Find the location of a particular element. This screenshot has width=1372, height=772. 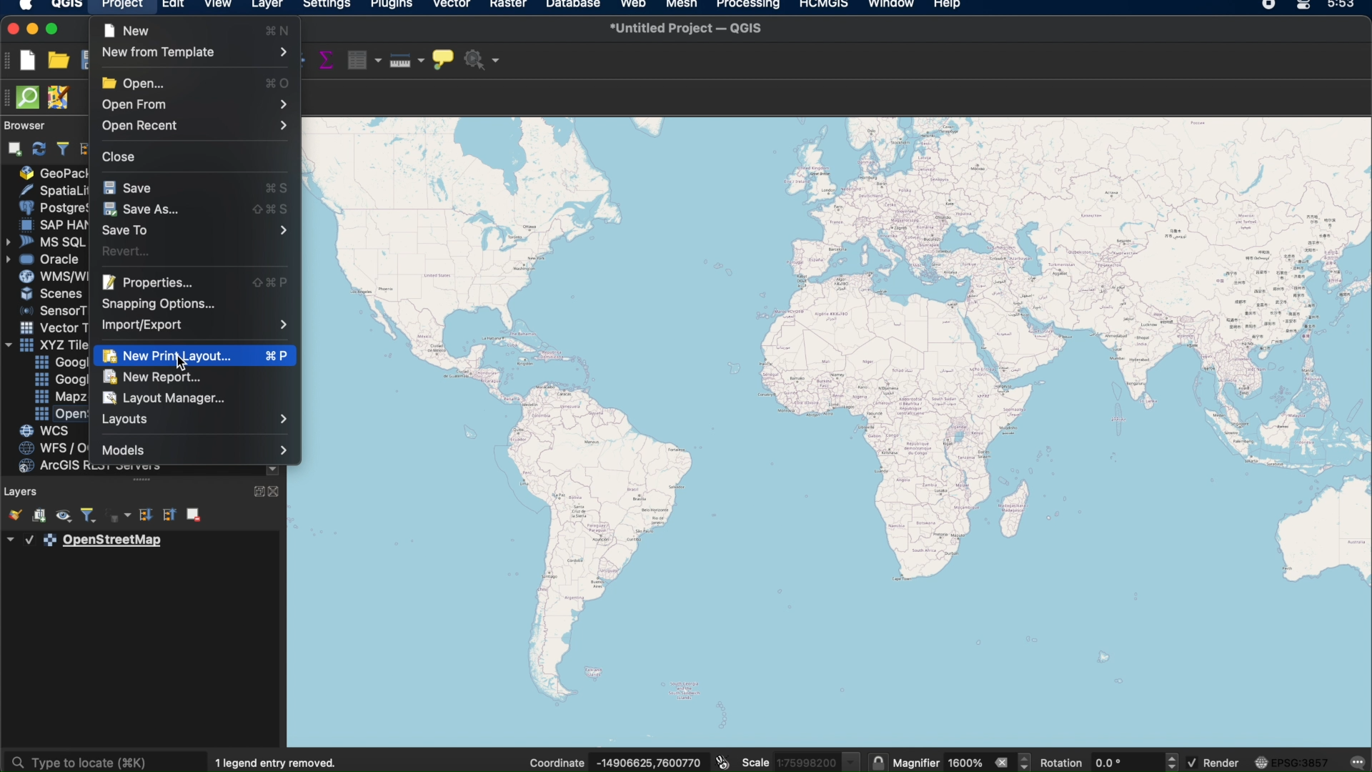

view is located at coordinates (217, 6).